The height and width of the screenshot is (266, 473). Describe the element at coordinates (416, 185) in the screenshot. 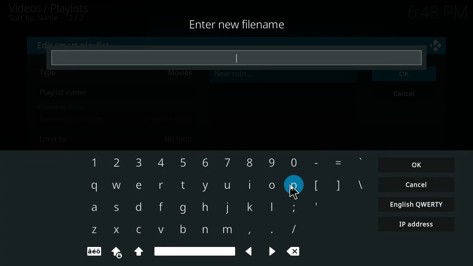

I see `cancel` at that location.